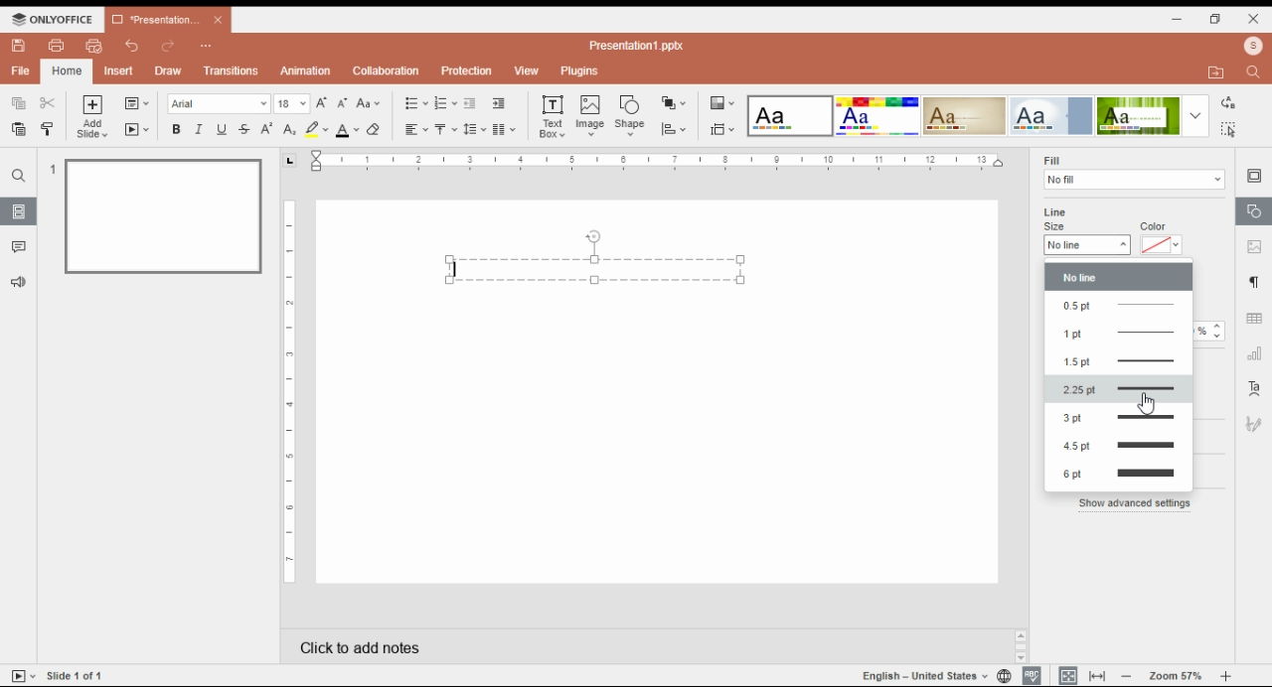 This screenshot has width=1272, height=687. I want to click on scrollbar, so click(1022, 647).